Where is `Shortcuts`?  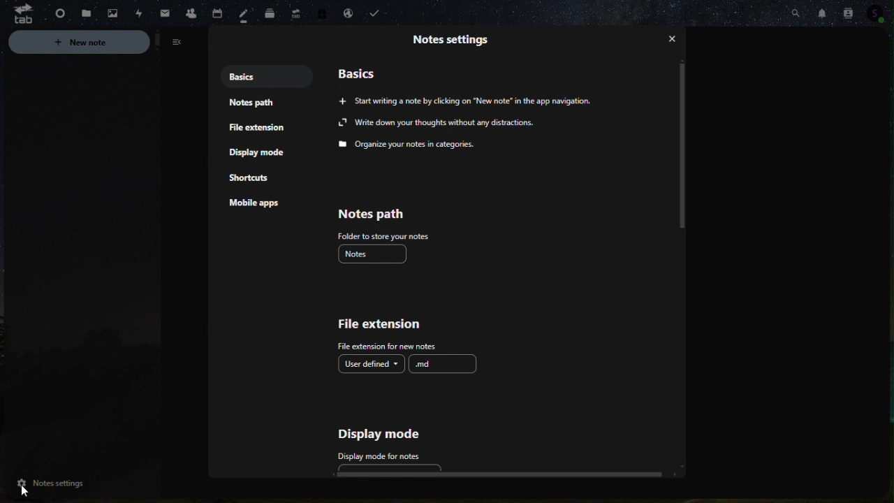 Shortcuts is located at coordinates (252, 175).